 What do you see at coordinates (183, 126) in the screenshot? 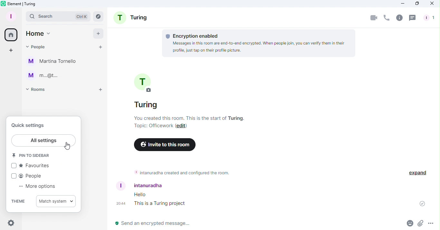
I see `Edit` at bounding box center [183, 126].